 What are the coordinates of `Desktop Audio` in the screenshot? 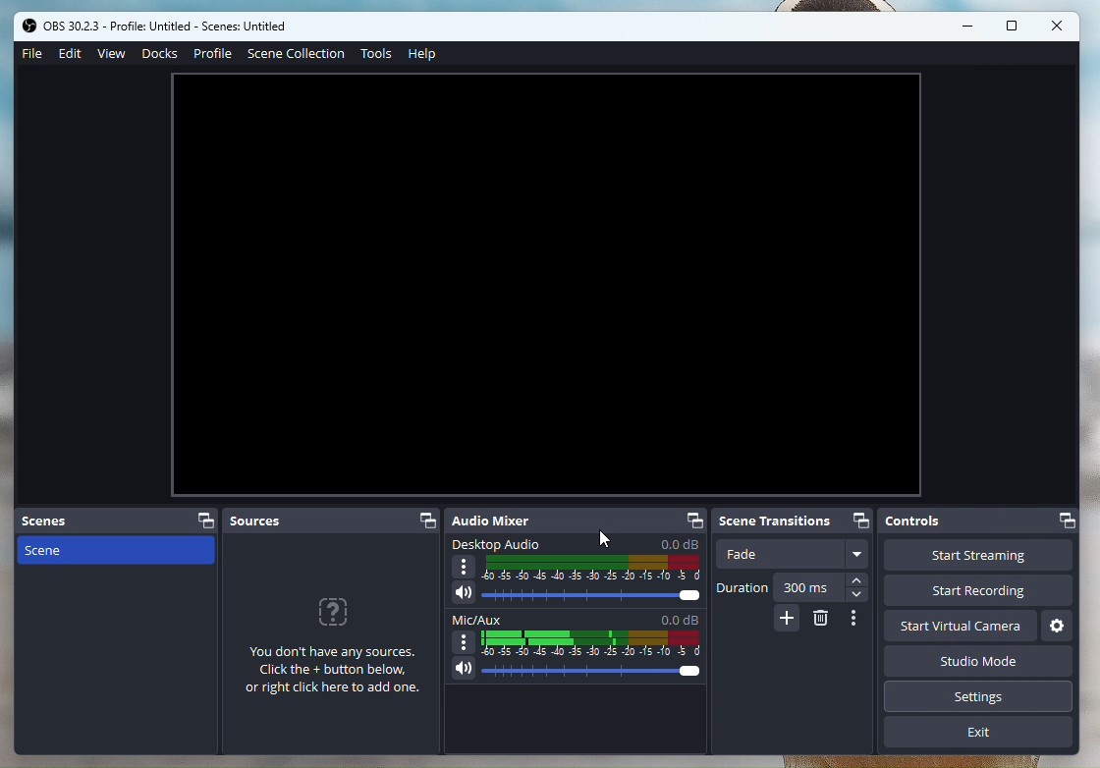 It's located at (576, 572).